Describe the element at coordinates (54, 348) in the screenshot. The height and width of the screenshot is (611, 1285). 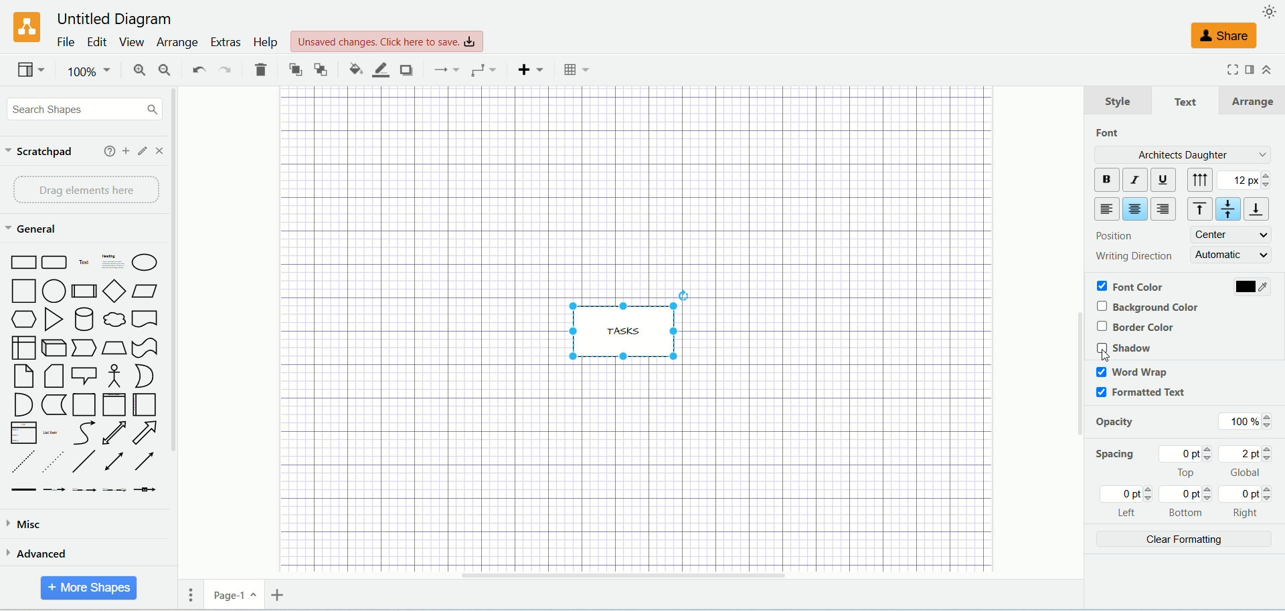
I see `Cube` at that location.